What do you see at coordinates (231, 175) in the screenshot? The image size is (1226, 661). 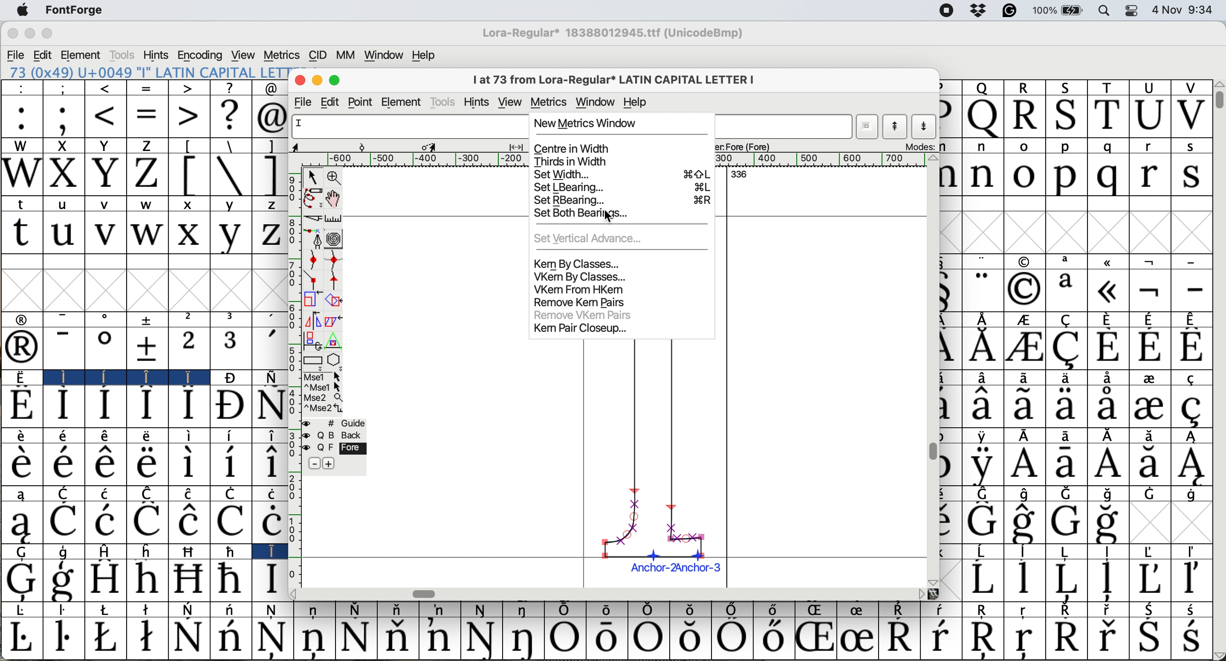 I see `\` at bounding box center [231, 175].